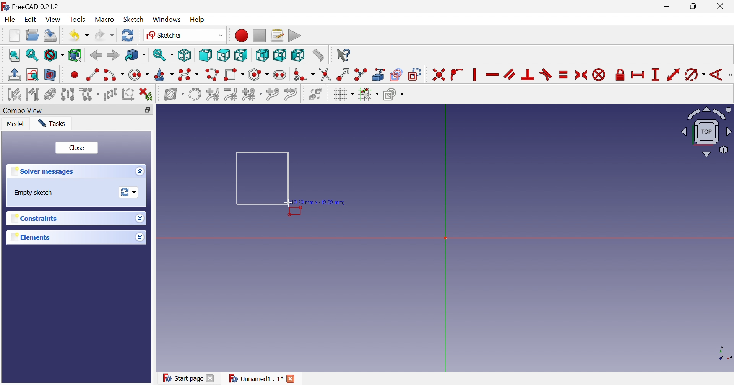 The width and height of the screenshot is (734, 385). I want to click on Select associated geometry, so click(33, 95).